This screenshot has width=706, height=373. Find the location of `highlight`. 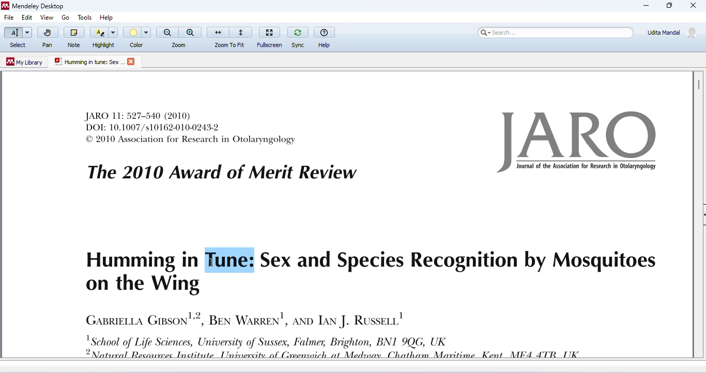

highlight is located at coordinates (104, 37).